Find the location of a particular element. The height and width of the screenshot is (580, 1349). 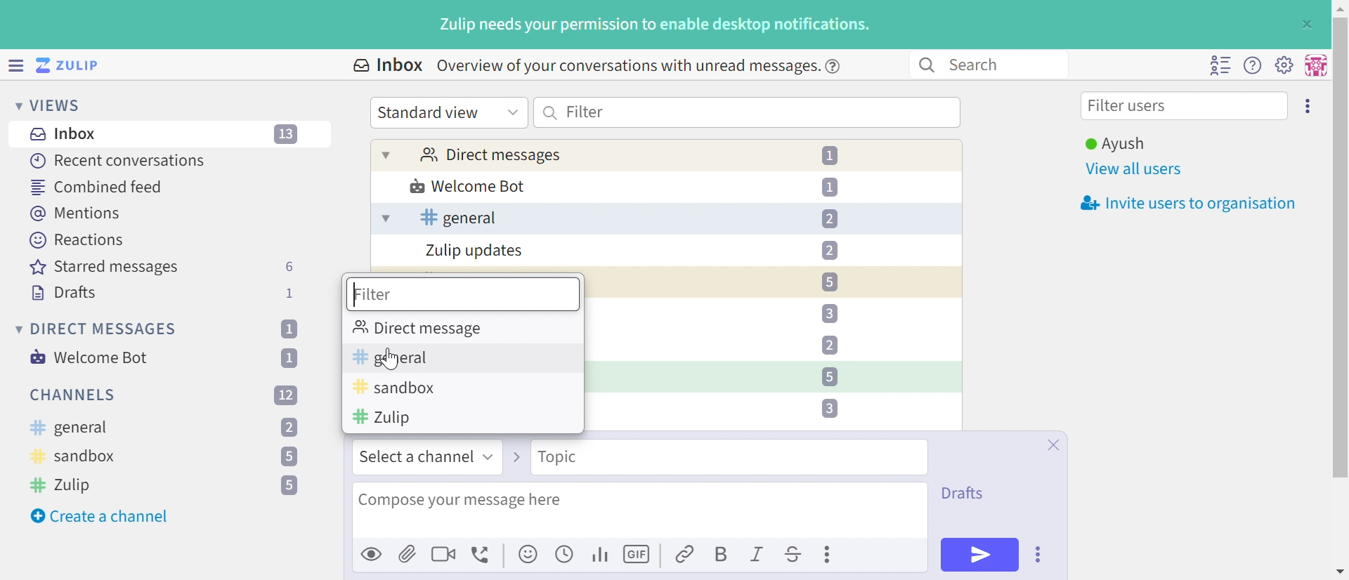

1 is located at coordinates (830, 186).